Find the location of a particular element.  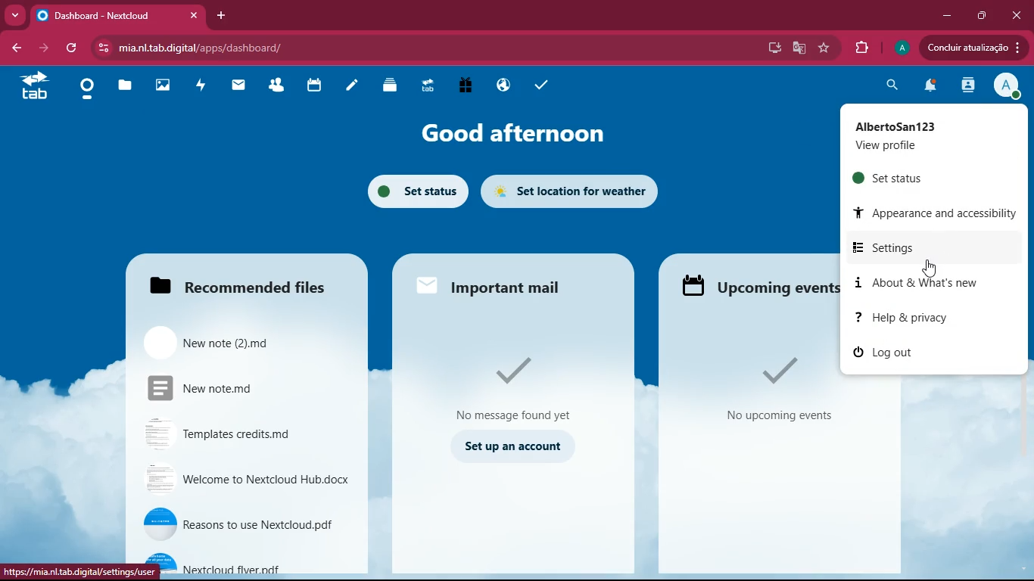

New note.md is located at coordinates (233, 393).